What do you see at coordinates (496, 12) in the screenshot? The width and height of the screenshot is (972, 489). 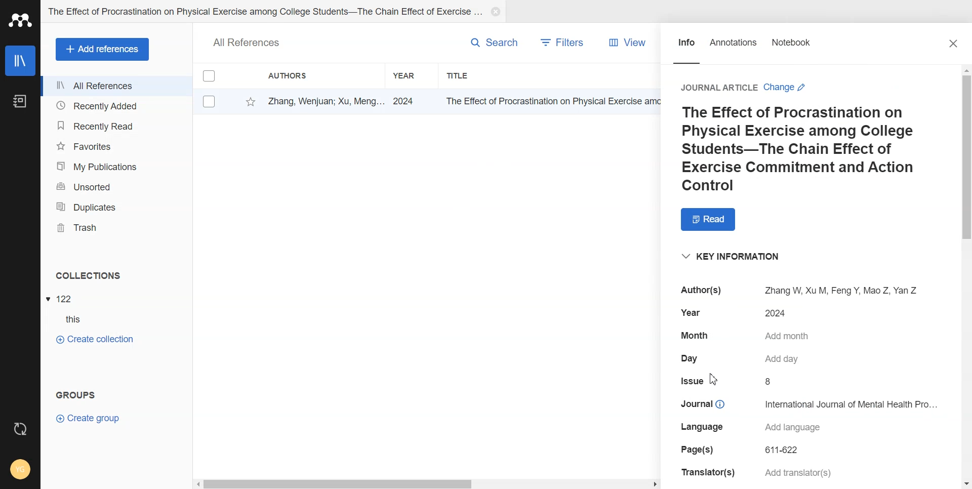 I see `Close` at bounding box center [496, 12].